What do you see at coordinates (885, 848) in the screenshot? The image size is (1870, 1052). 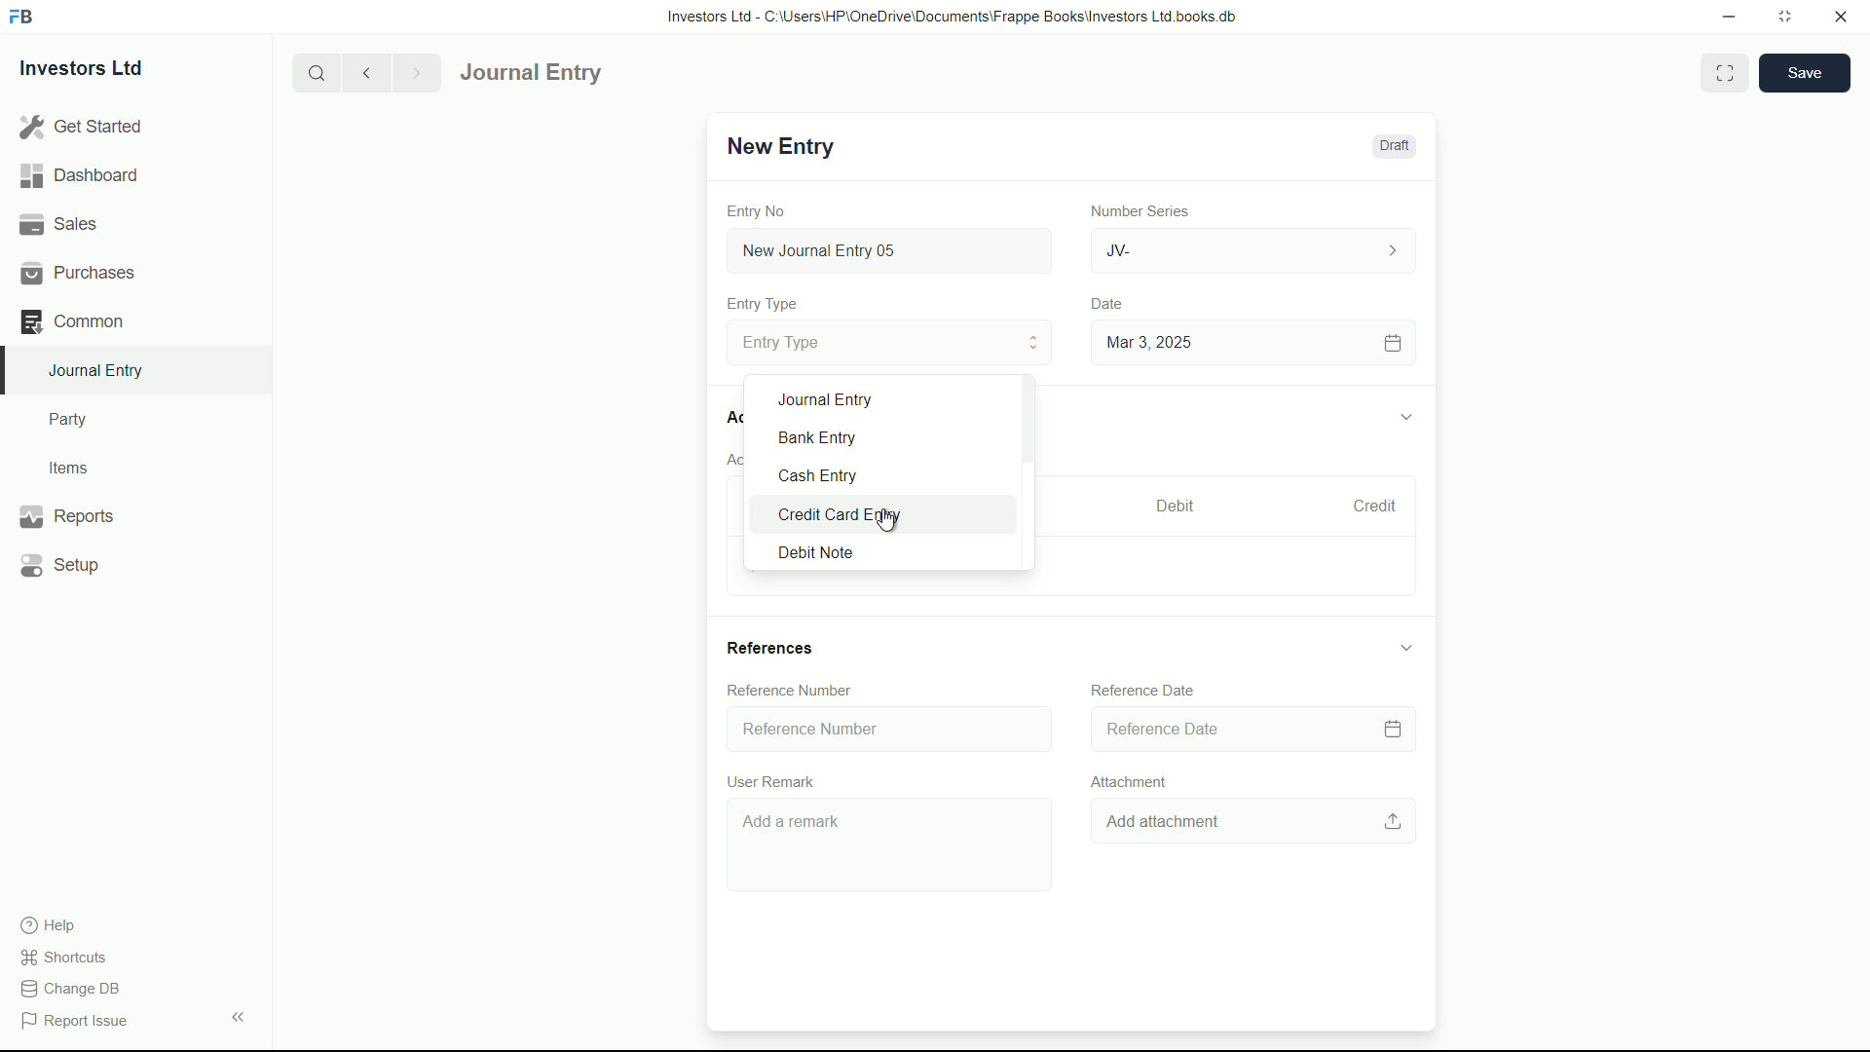 I see `Add a remark` at bounding box center [885, 848].